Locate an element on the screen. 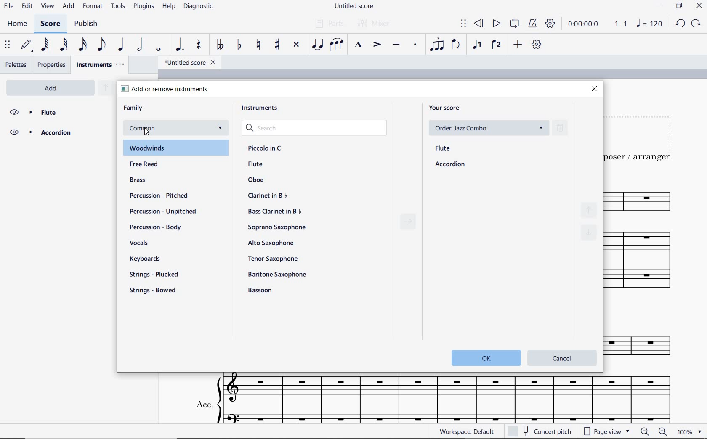  file name is located at coordinates (187, 62).